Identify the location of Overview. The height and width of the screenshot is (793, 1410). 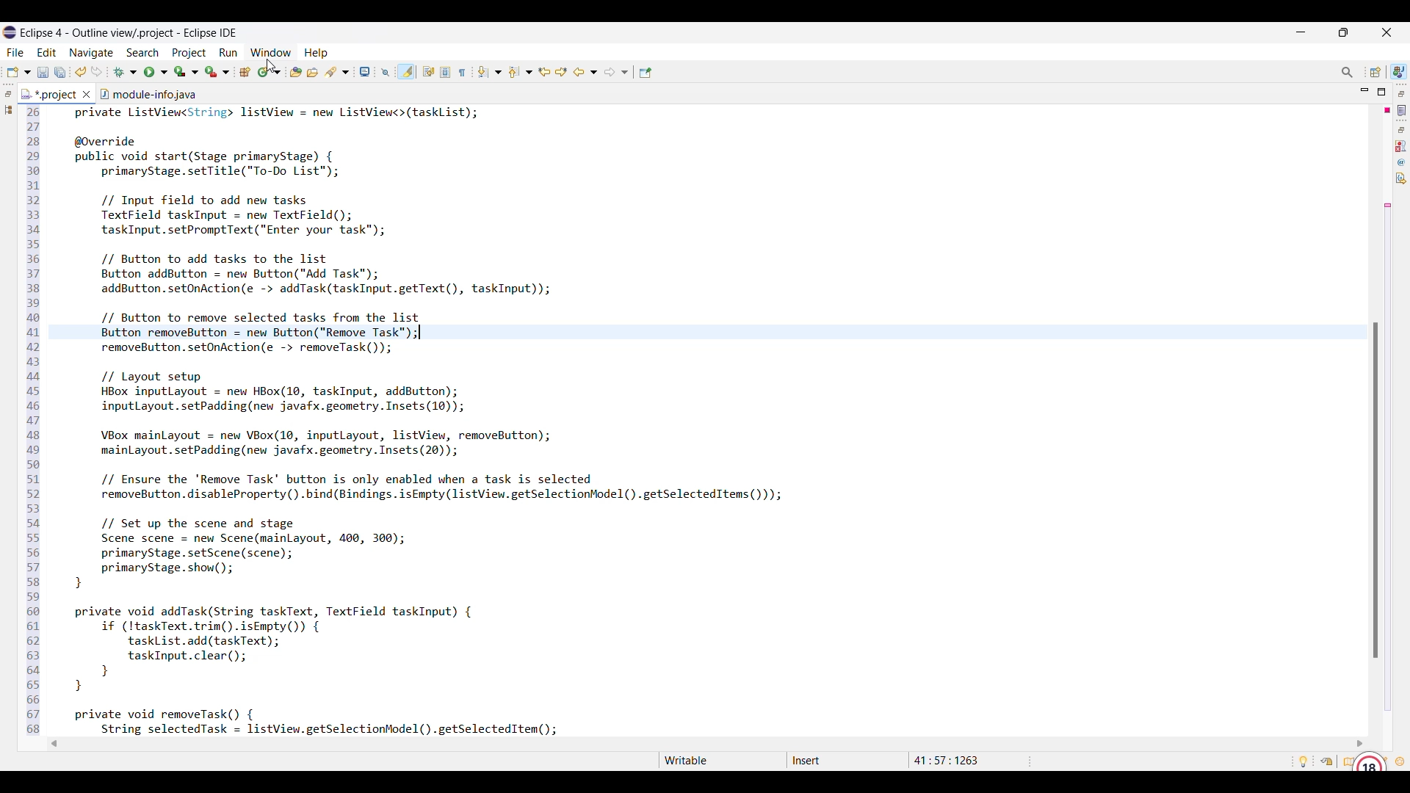
(1345, 761).